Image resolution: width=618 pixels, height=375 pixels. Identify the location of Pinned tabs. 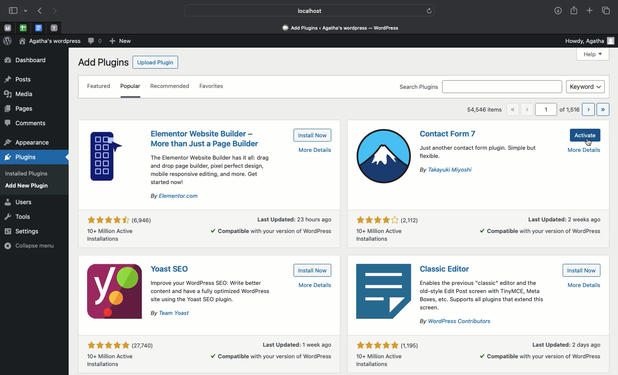
(39, 28).